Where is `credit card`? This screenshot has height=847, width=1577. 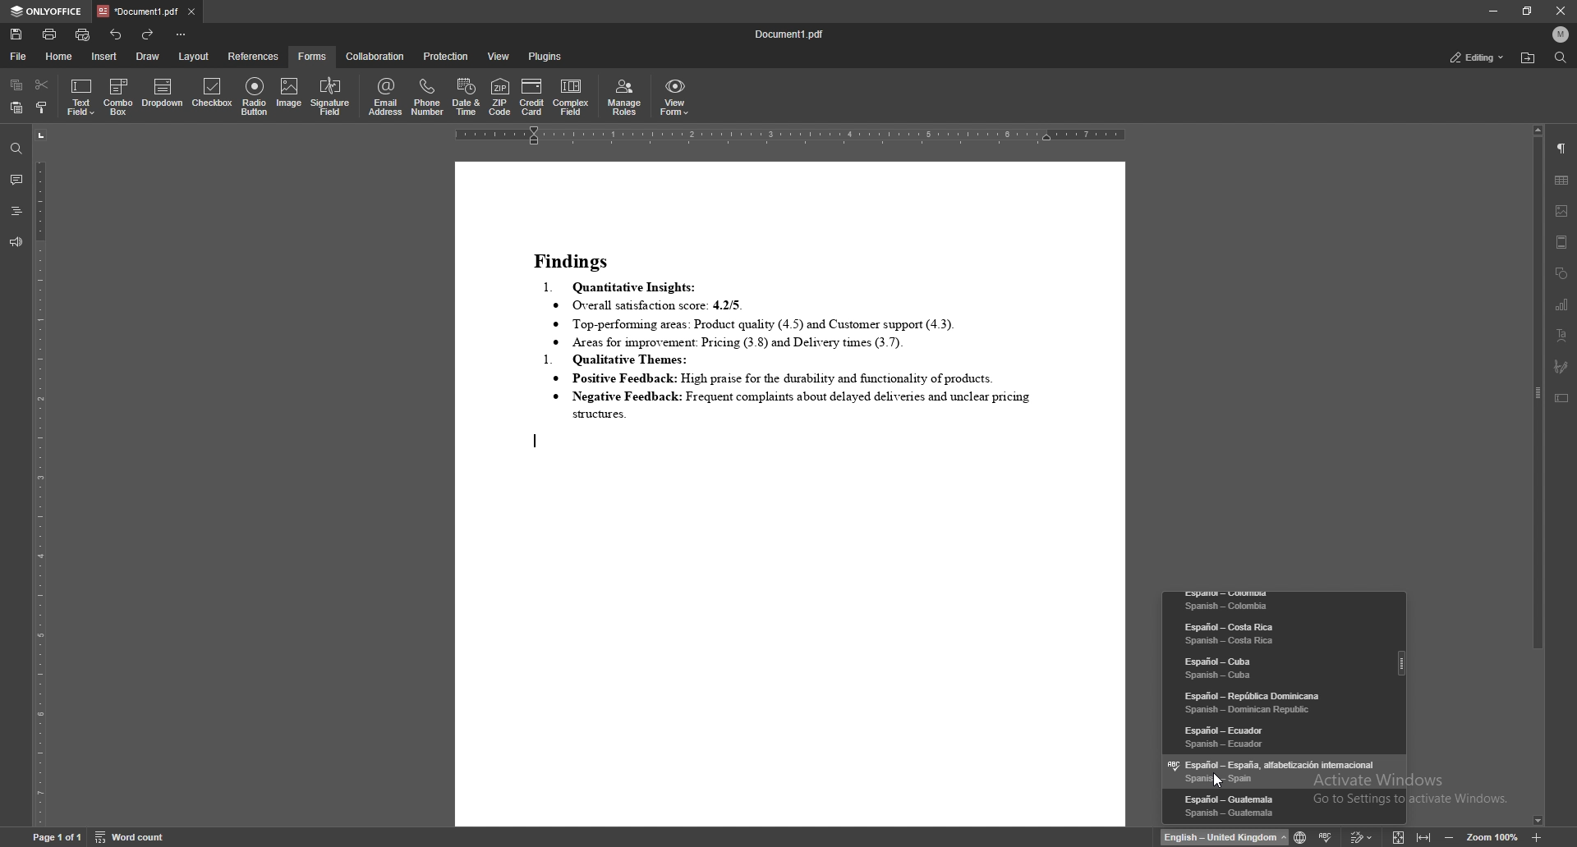 credit card is located at coordinates (533, 96).